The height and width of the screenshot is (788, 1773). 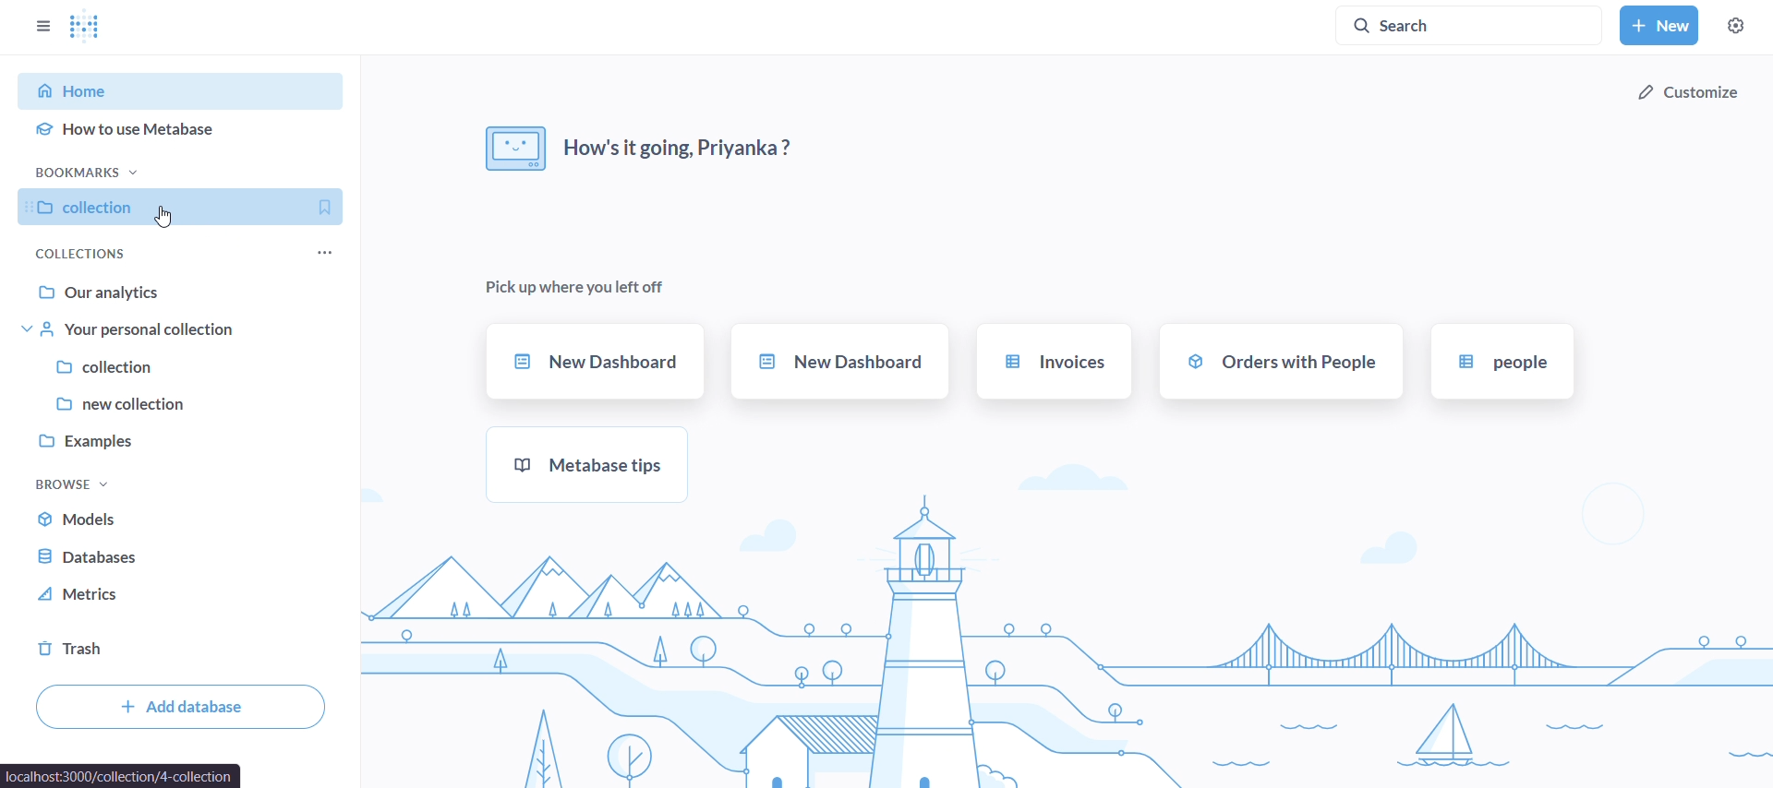 What do you see at coordinates (116, 648) in the screenshot?
I see `trash ` at bounding box center [116, 648].